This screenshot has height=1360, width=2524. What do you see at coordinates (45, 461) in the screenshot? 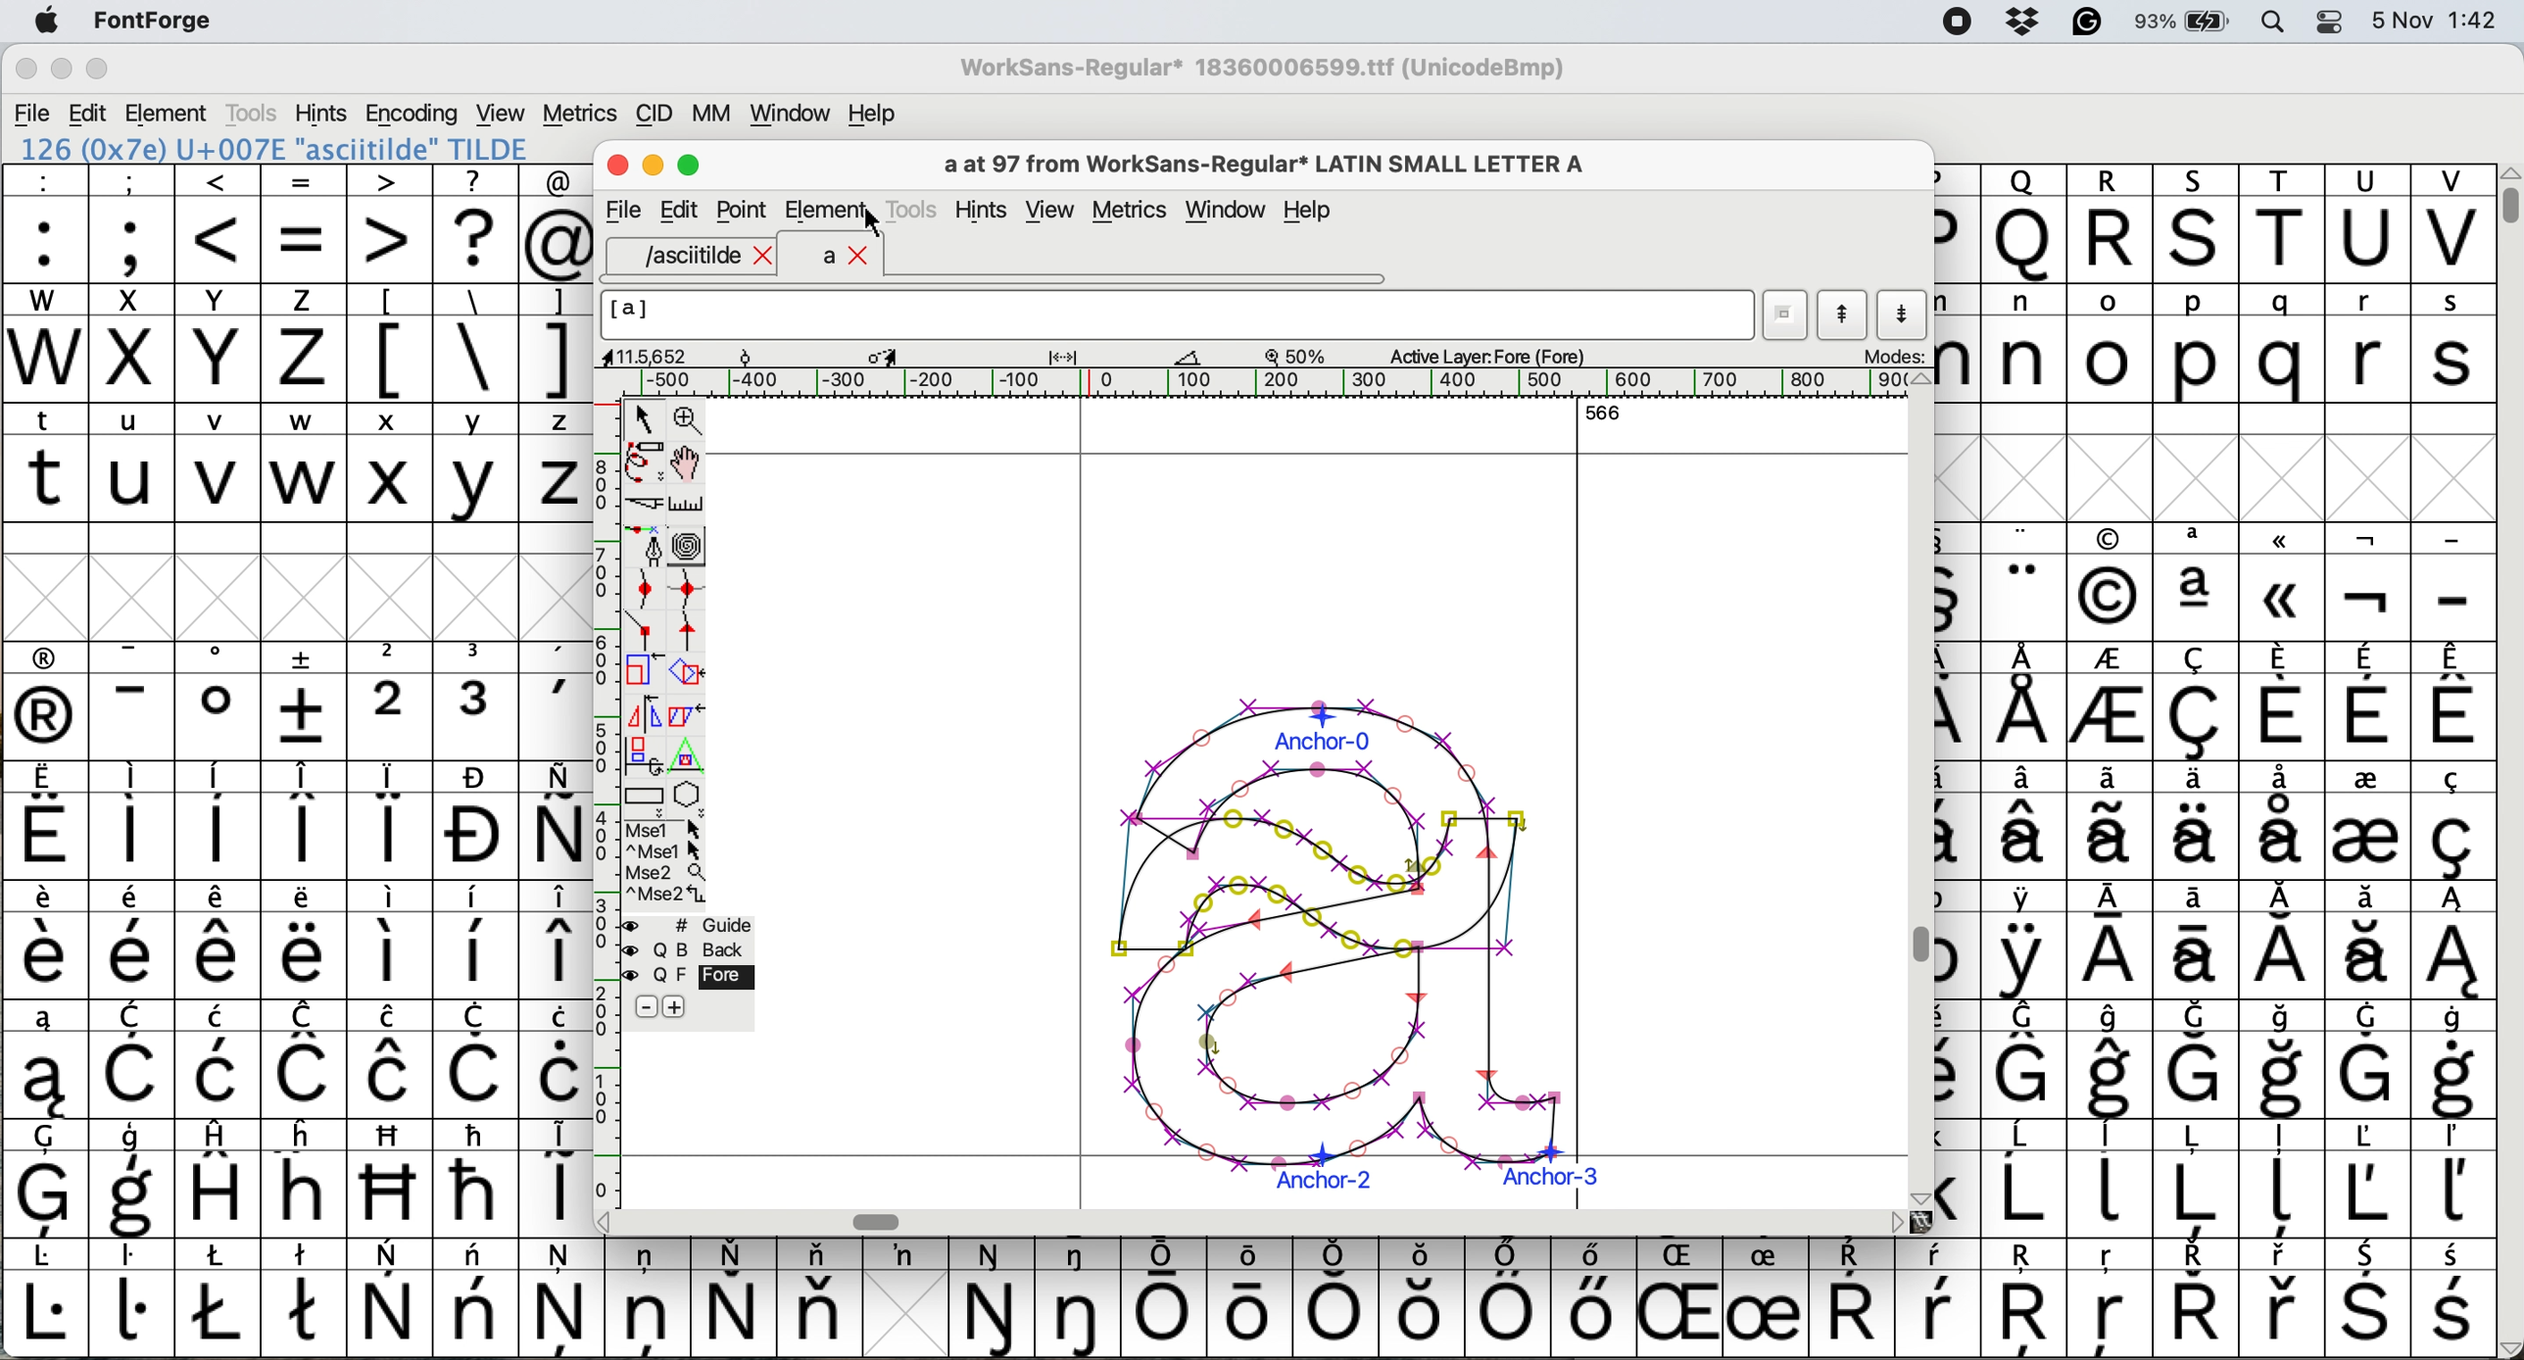
I see `t` at bounding box center [45, 461].